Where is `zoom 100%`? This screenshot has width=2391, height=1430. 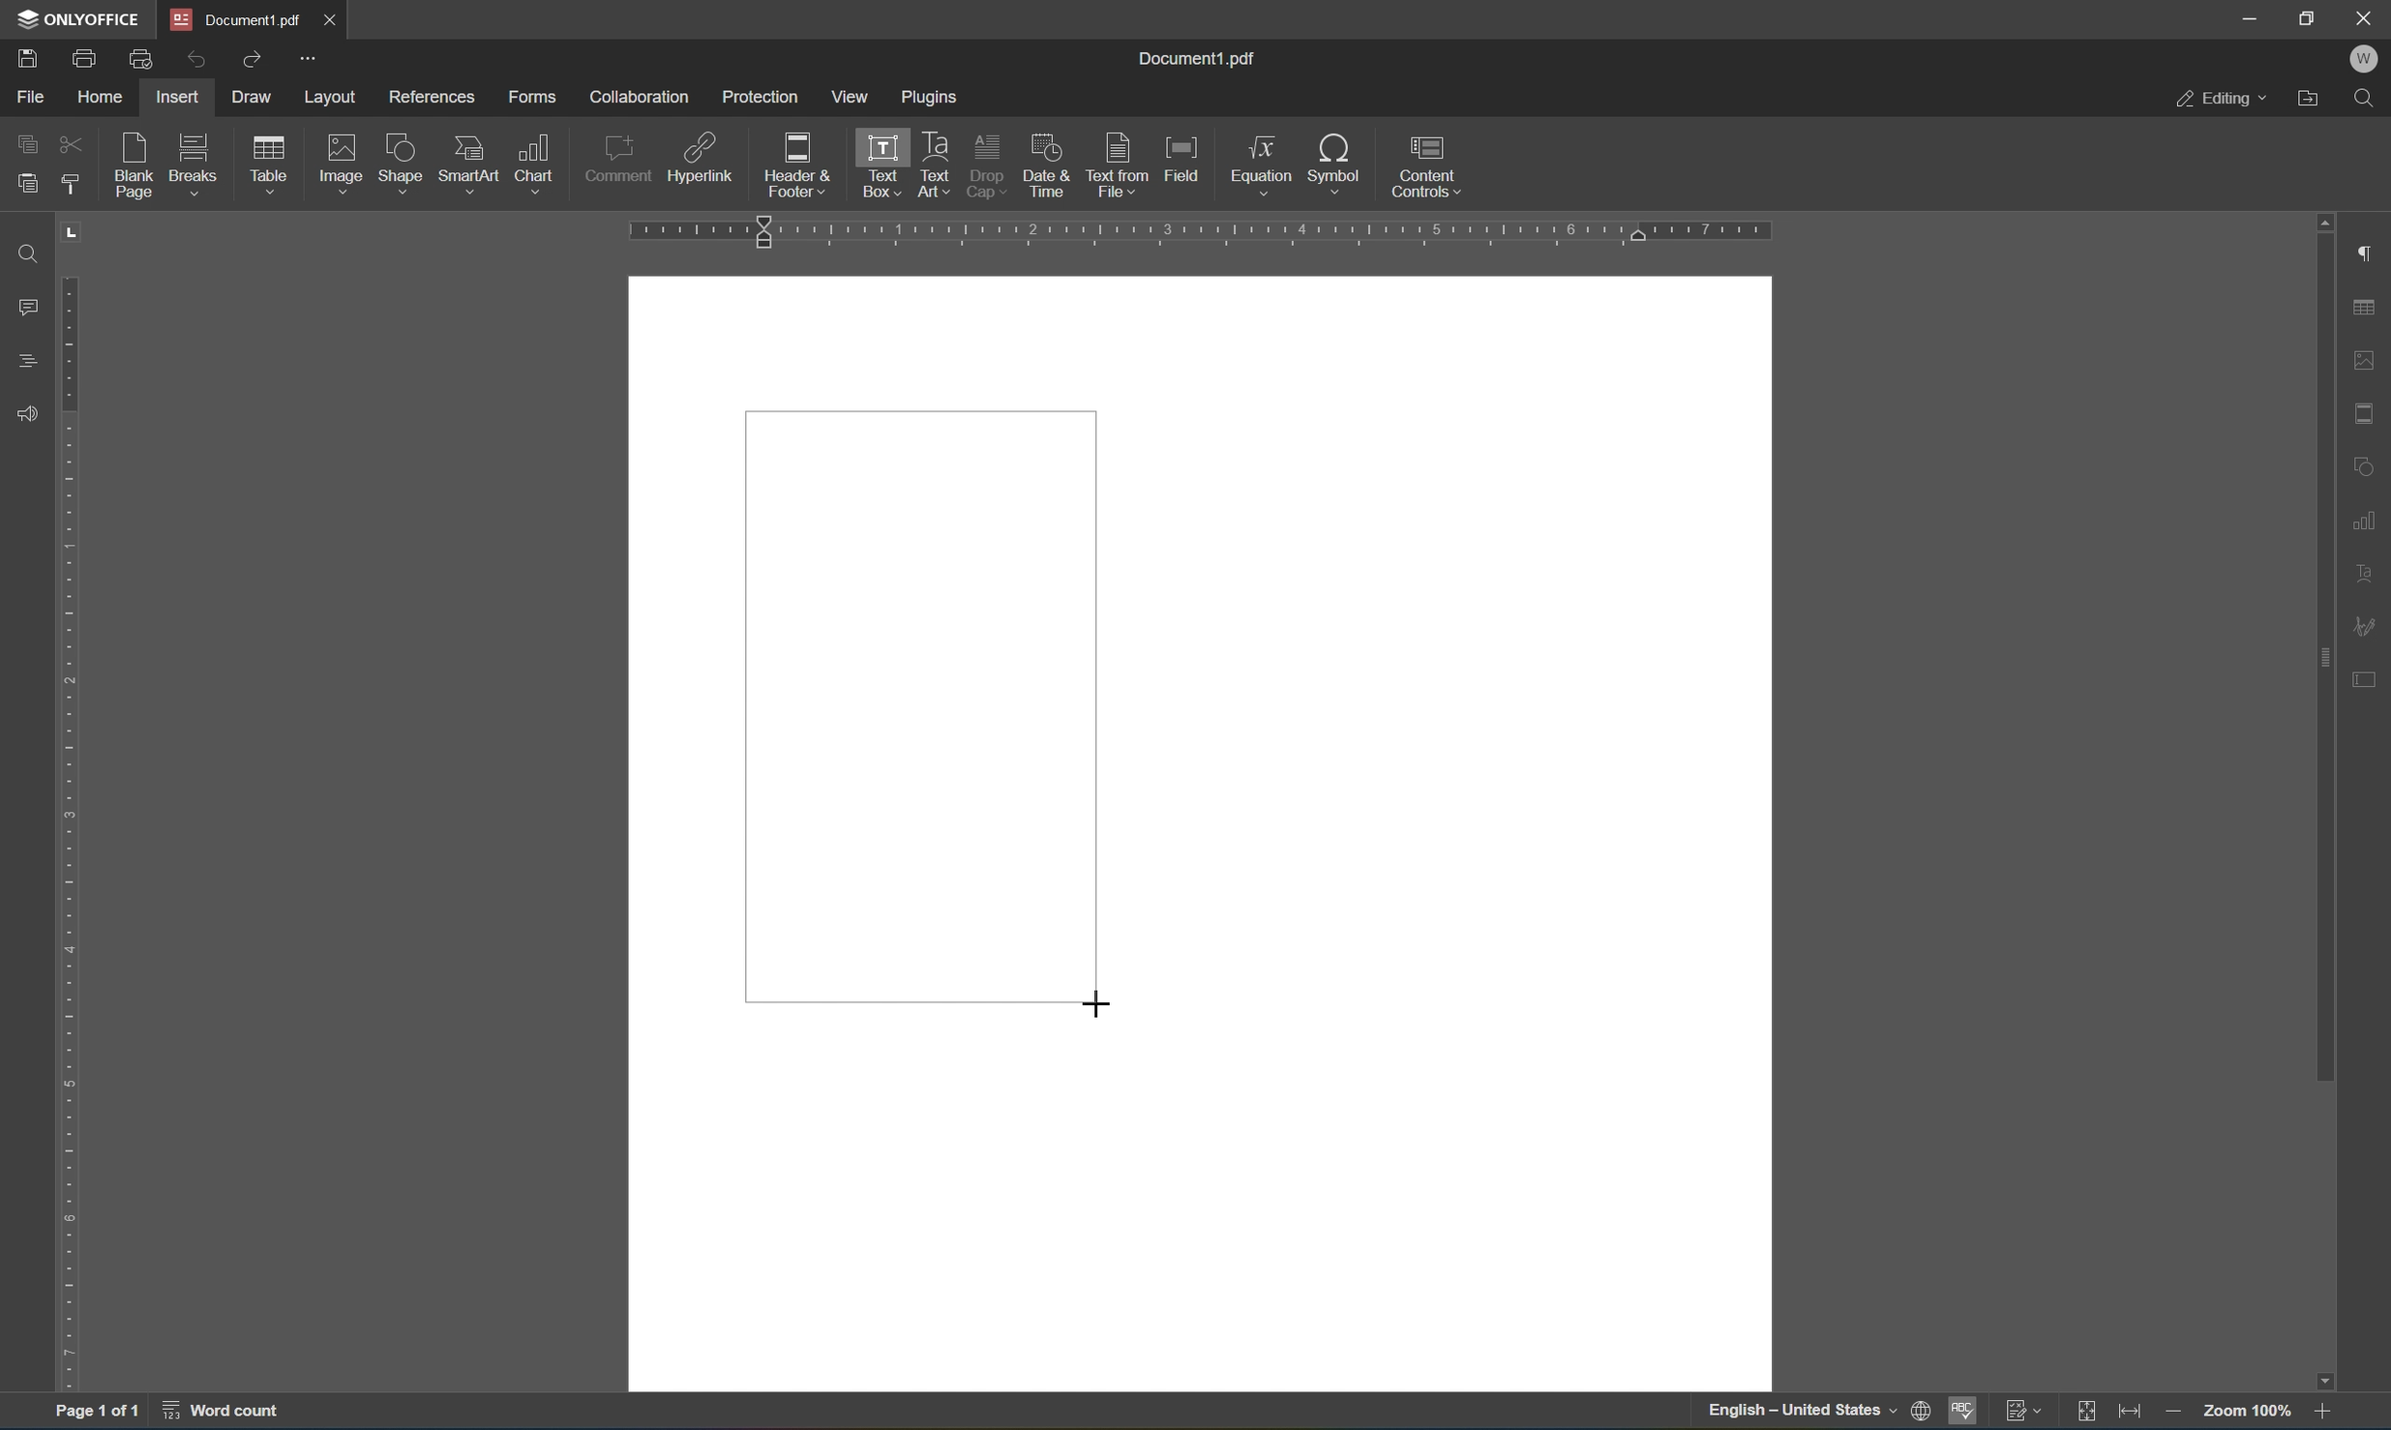 zoom 100% is located at coordinates (2247, 1415).